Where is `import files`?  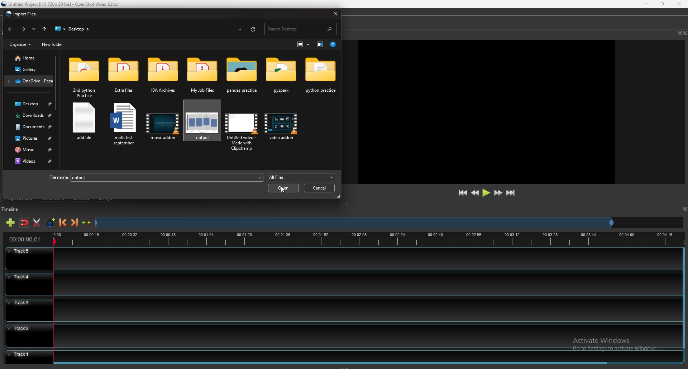
import files is located at coordinates (22, 14).